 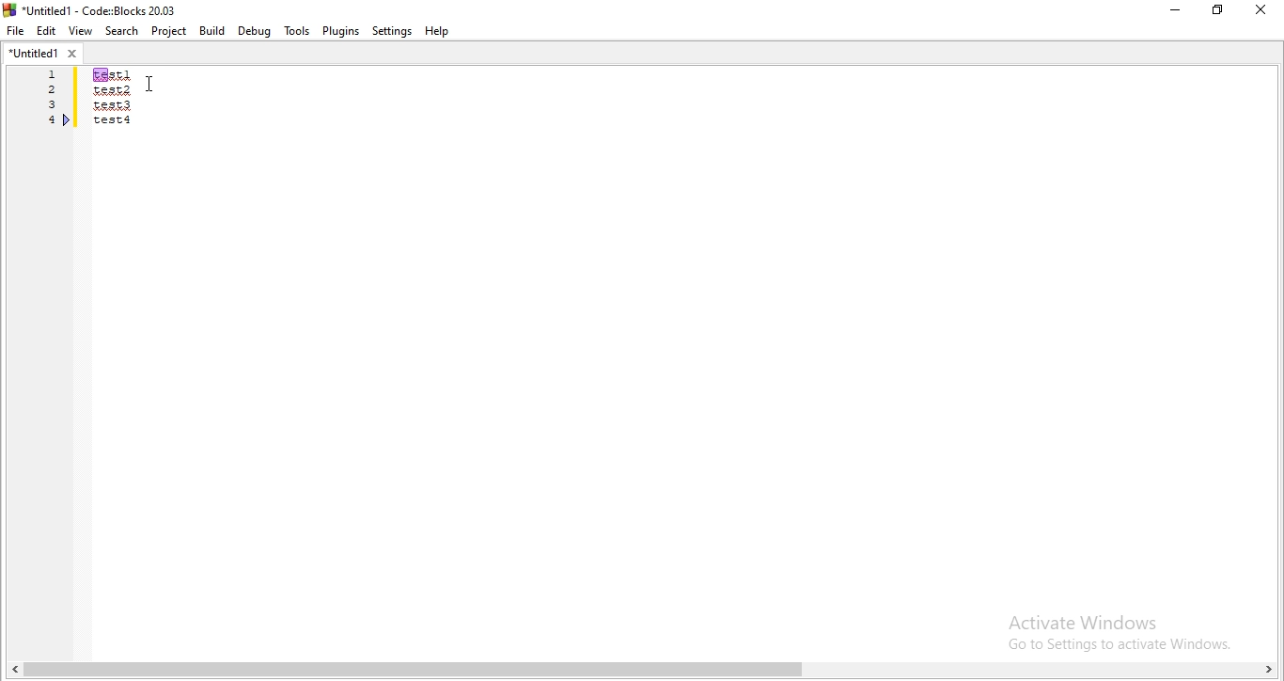 What do you see at coordinates (168, 31) in the screenshot?
I see `Project ` at bounding box center [168, 31].